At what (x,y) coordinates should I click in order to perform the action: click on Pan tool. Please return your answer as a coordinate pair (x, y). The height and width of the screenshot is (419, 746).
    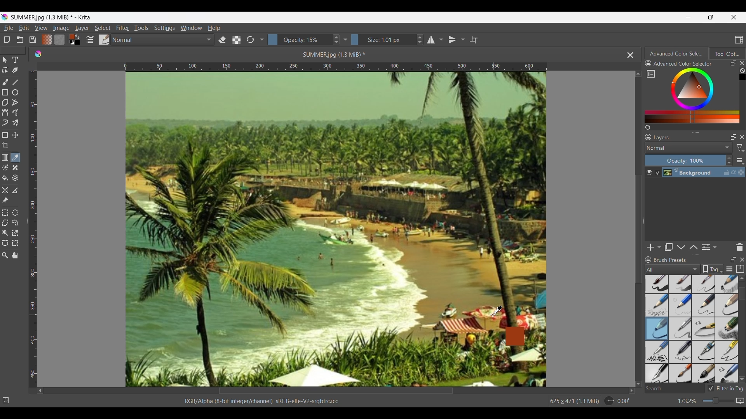
    Looking at the image, I should click on (15, 255).